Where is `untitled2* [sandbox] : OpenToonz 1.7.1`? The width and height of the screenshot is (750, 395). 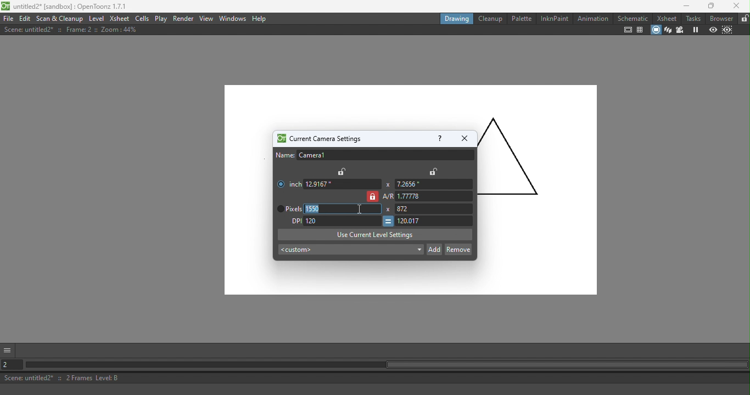 untitled2* [sandbox] : OpenToonz 1.7.1 is located at coordinates (66, 6).